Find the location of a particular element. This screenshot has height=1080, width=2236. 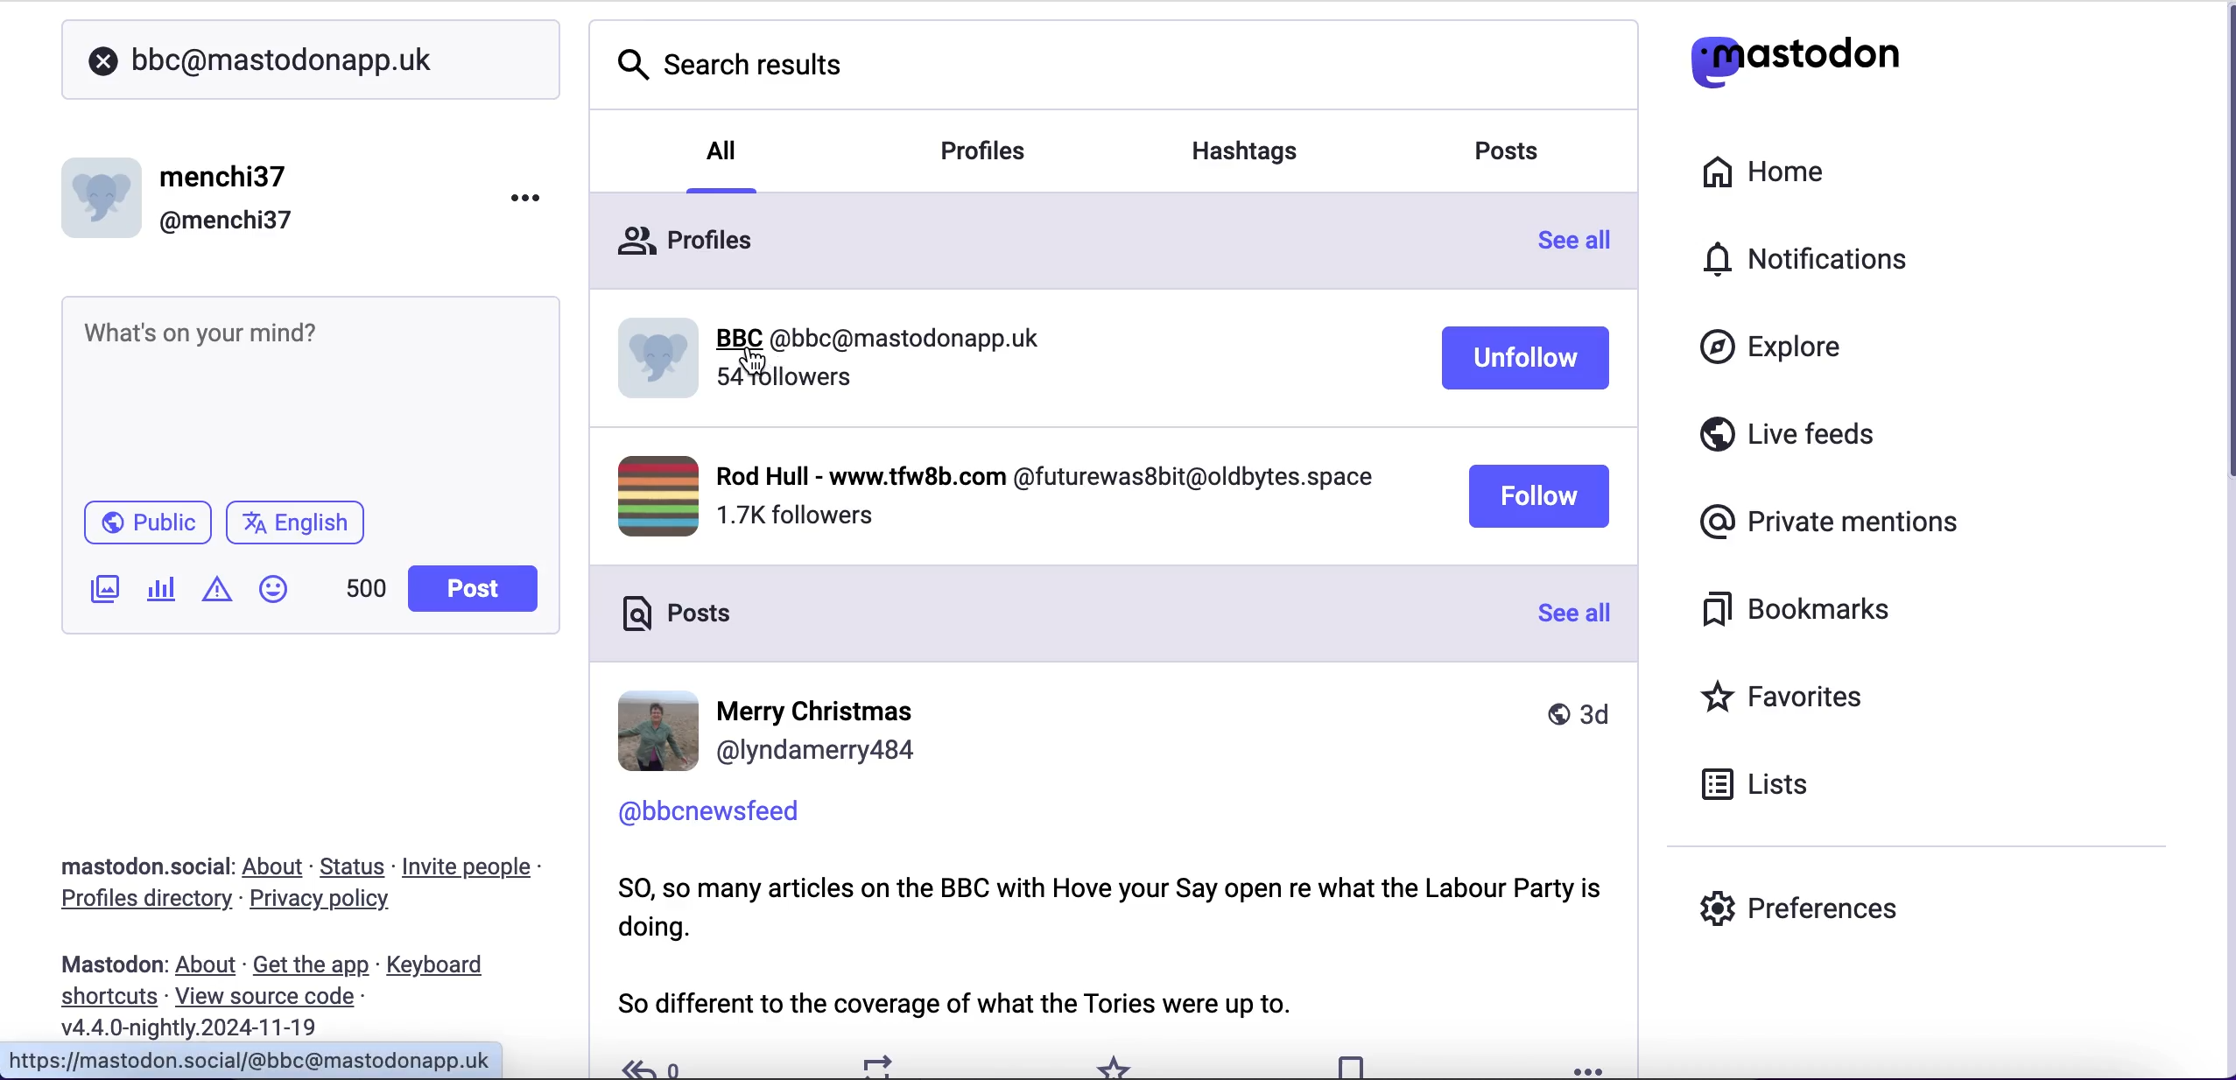

notifications is located at coordinates (1814, 258).